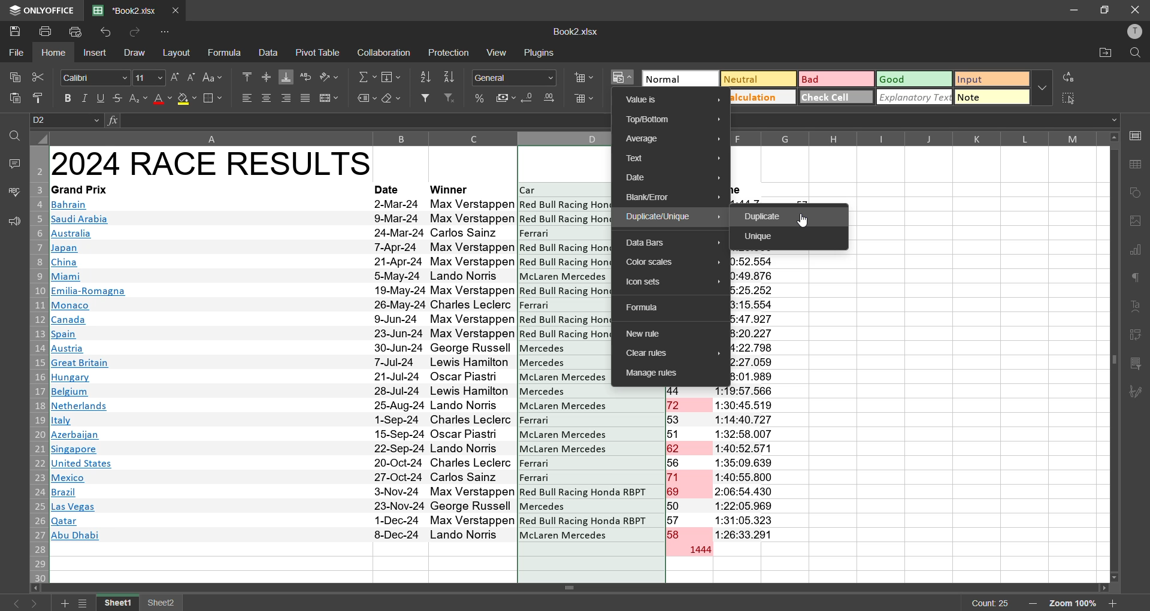 Image resolution: width=1150 pixels, height=611 pixels. I want to click on italic, so click(86, 98).